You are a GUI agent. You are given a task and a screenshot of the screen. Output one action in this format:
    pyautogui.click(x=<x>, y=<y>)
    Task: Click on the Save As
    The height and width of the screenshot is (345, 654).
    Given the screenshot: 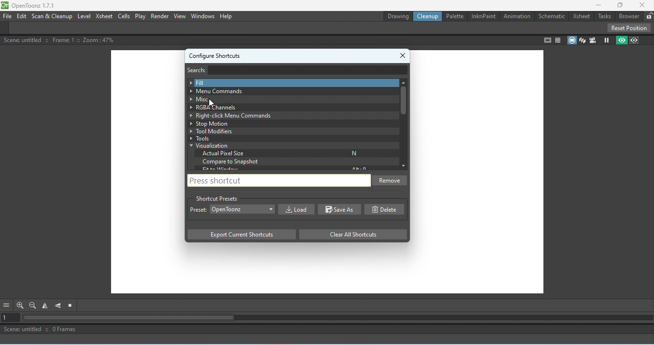 What is the action you would take?
    pyautogui.click(x=340, y=210)
    